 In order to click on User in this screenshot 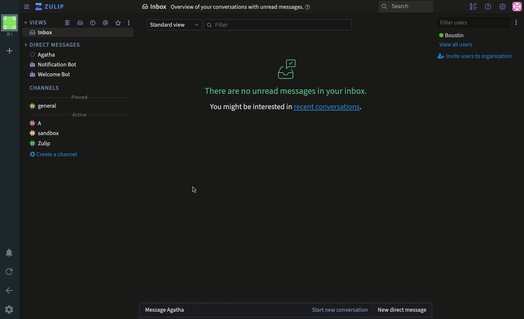, I will do `click(452, 35)`.